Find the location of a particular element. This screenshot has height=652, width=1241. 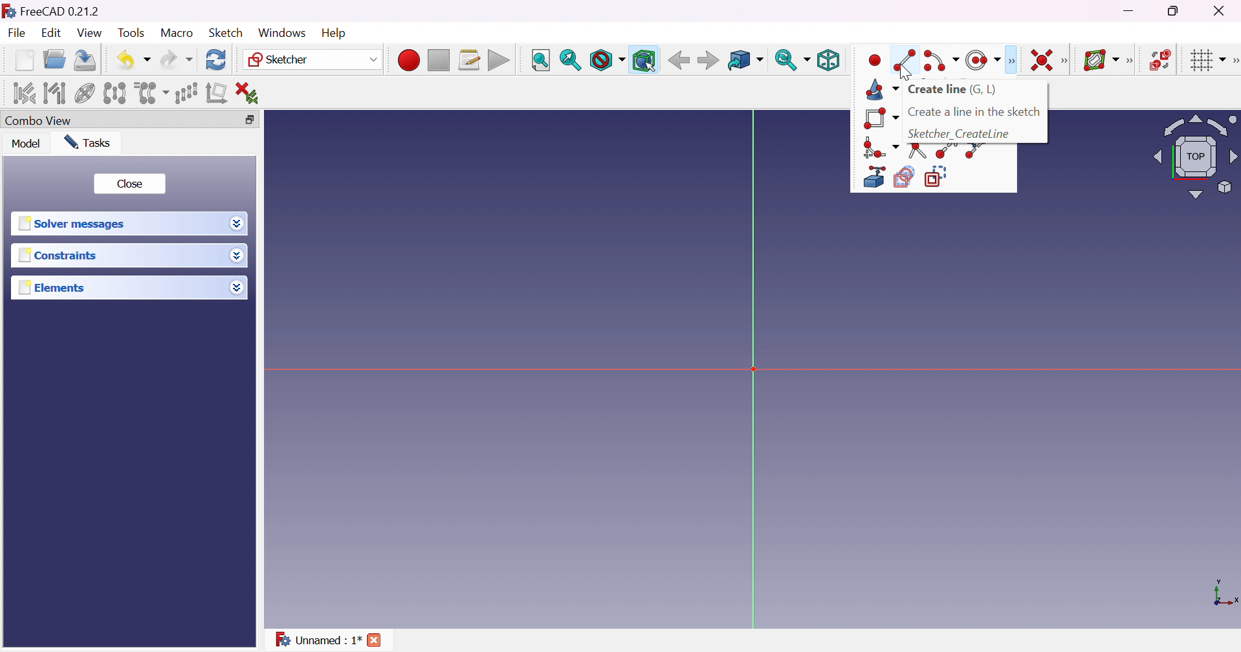

Model is located at coordinates (27, 144).